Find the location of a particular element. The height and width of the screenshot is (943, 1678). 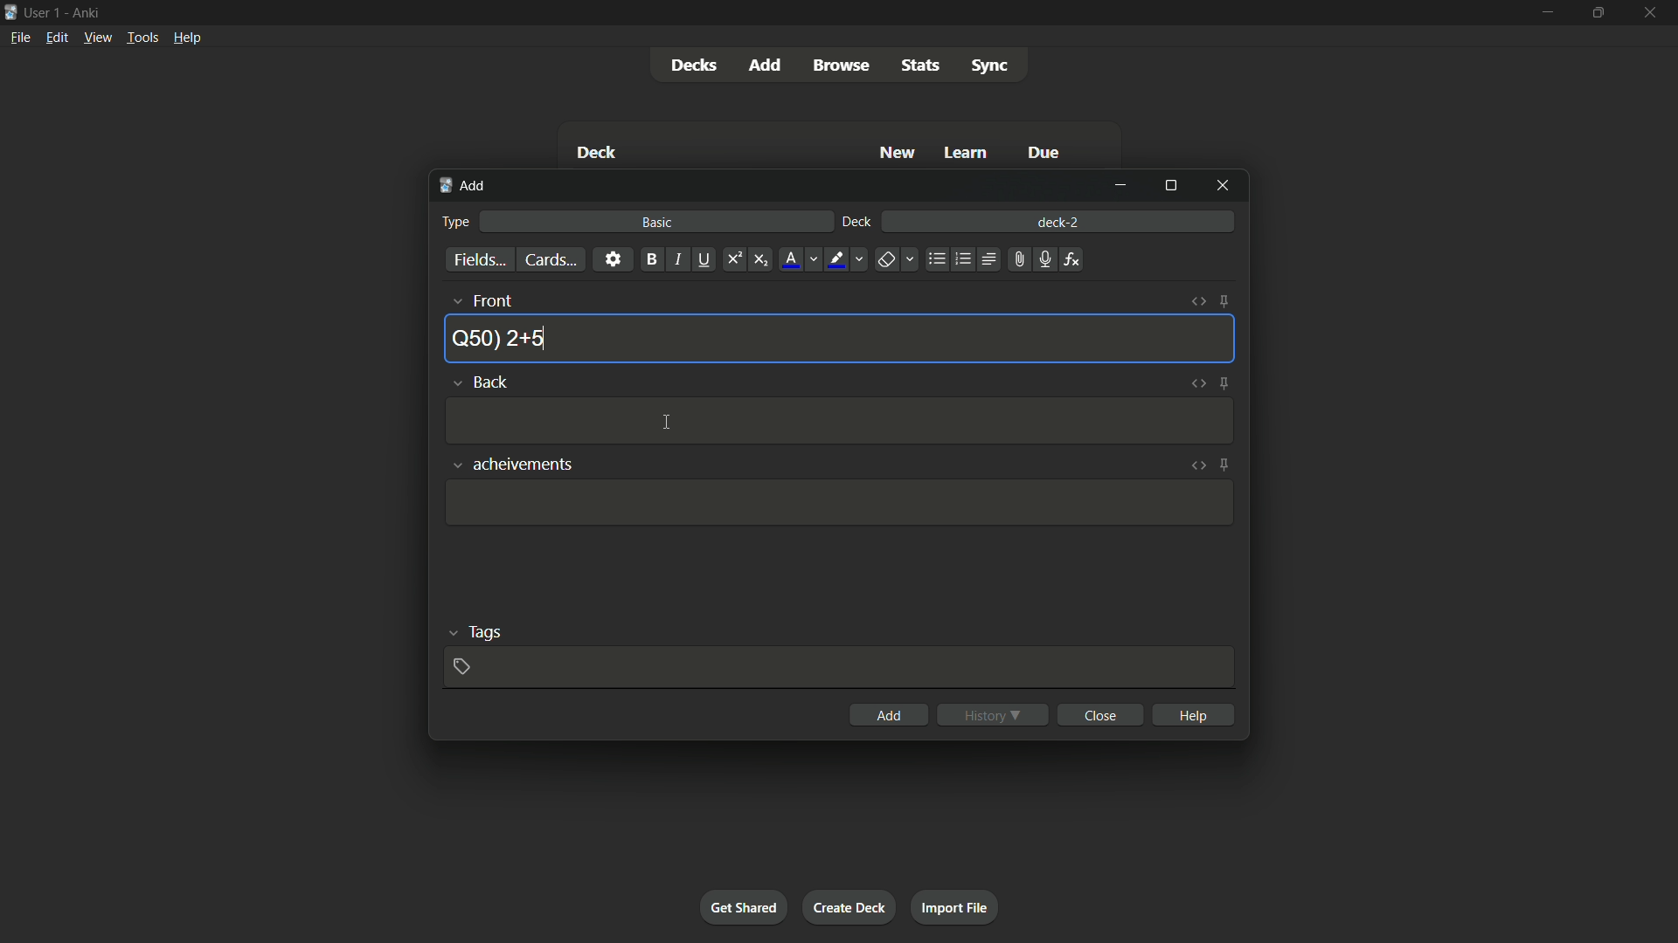

Deck is located at coordinates (595, 152).